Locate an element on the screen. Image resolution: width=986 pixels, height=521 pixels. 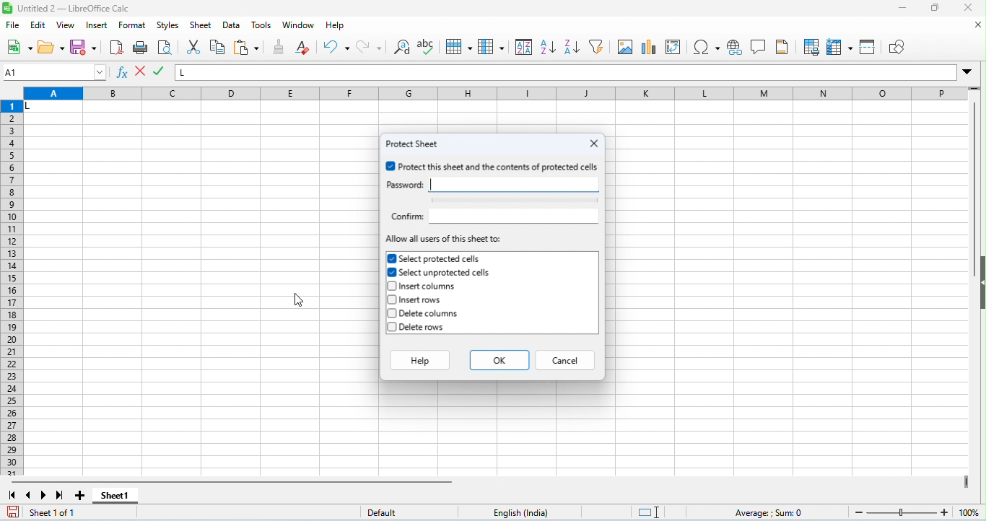
next is located at coordinates (44, 495).